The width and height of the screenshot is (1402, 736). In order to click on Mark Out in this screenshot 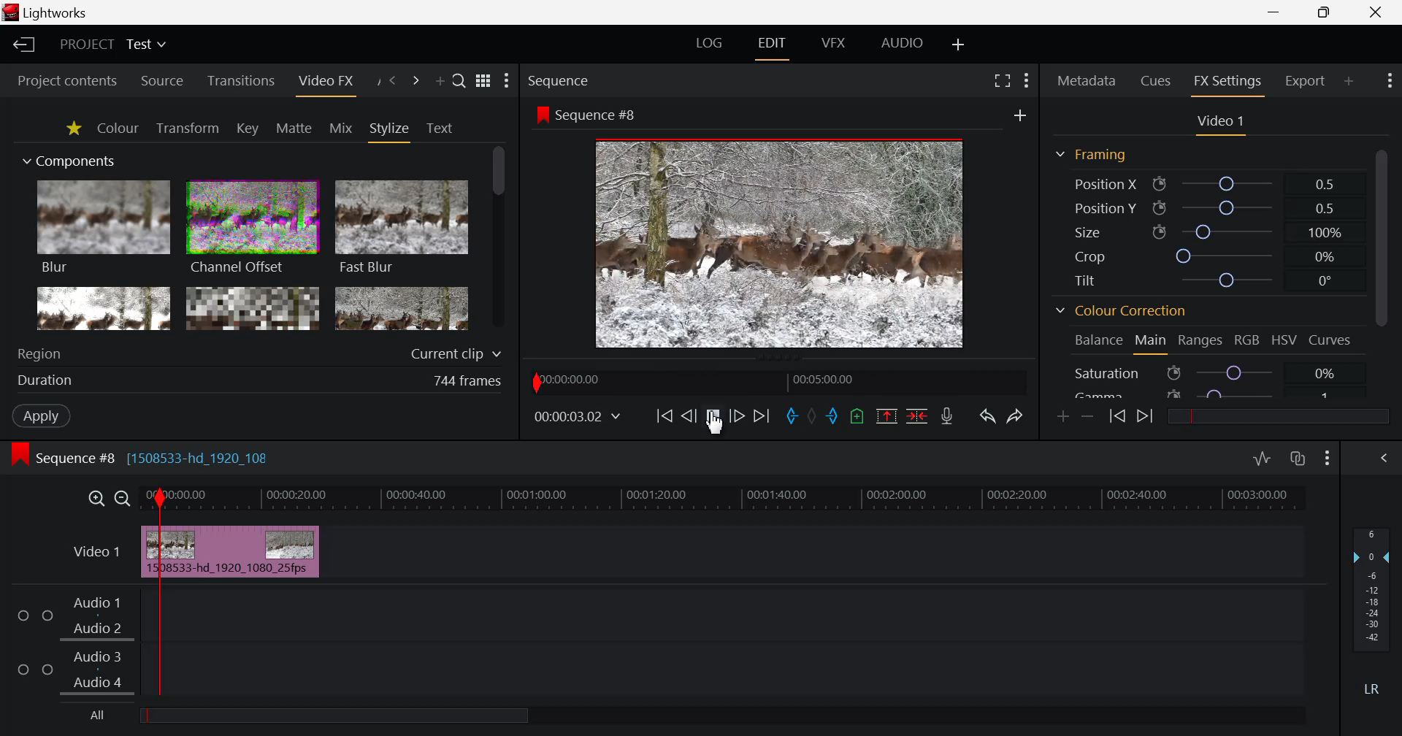, I will do `click(836, 418)`.